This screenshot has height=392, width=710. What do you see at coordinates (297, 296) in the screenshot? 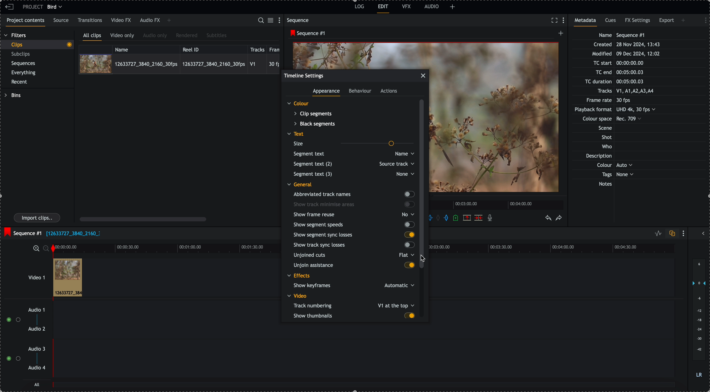
I see `video` at bounding box center [297, 296].